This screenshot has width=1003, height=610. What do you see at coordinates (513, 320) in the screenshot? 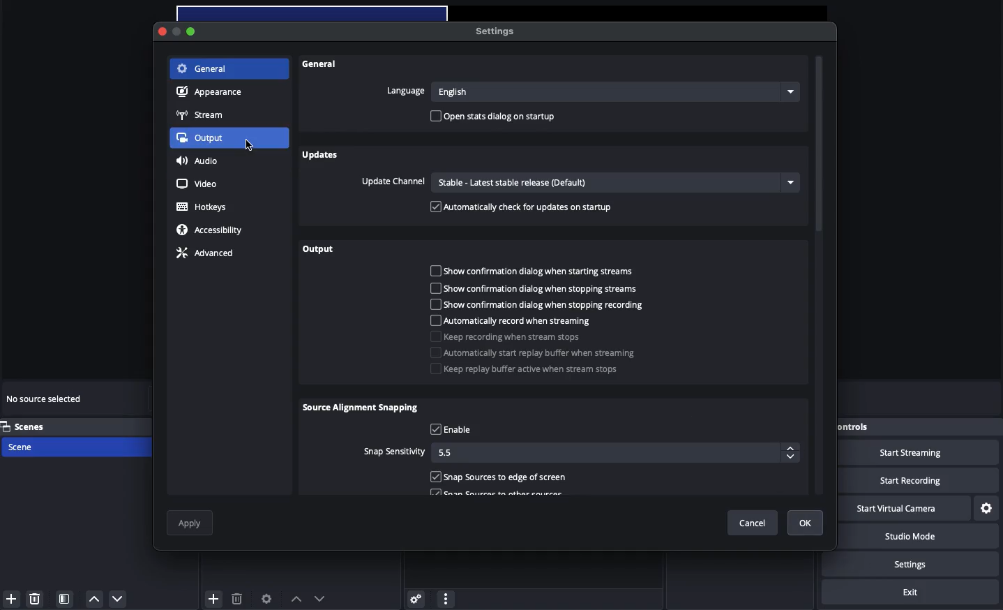
I see `Automatically record when streaming` at bounding box center [513, 320].